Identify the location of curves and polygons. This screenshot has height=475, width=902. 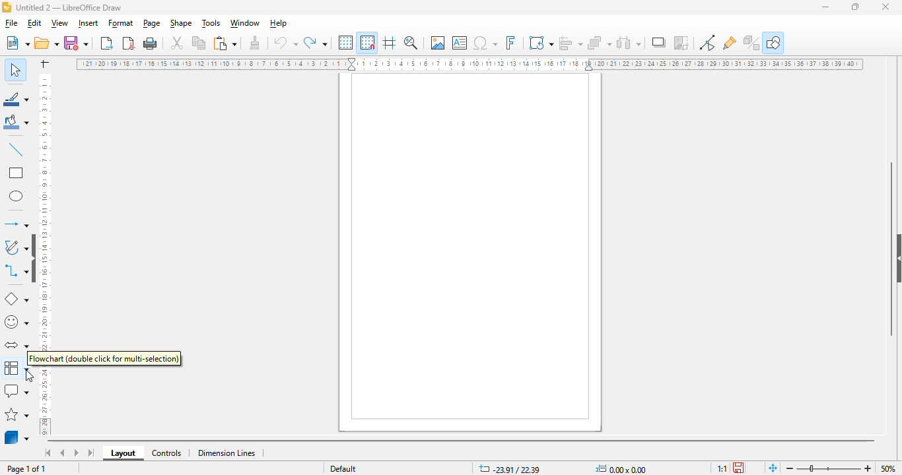
(17, 245).